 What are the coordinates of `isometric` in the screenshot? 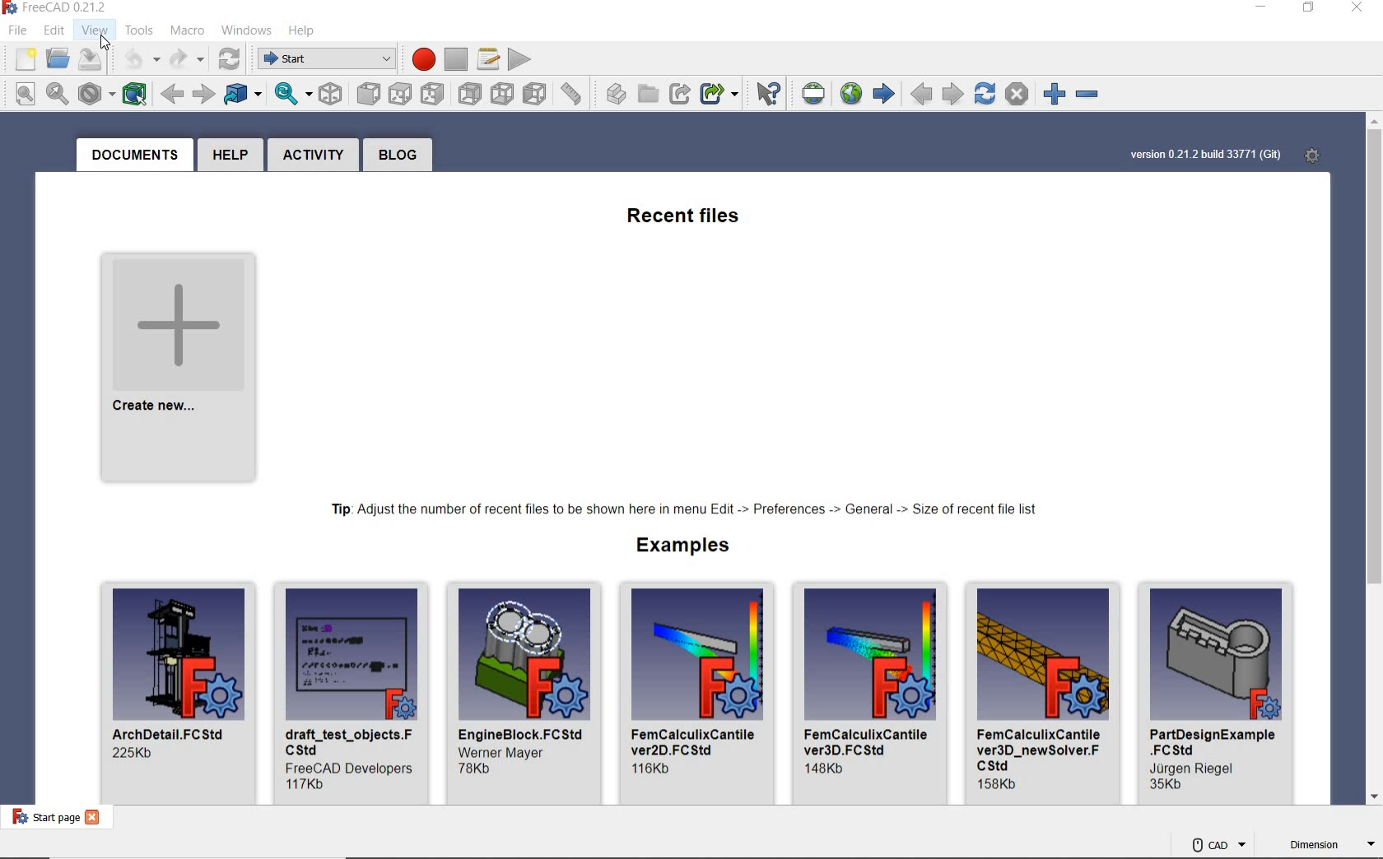 It's located at (331, 96).